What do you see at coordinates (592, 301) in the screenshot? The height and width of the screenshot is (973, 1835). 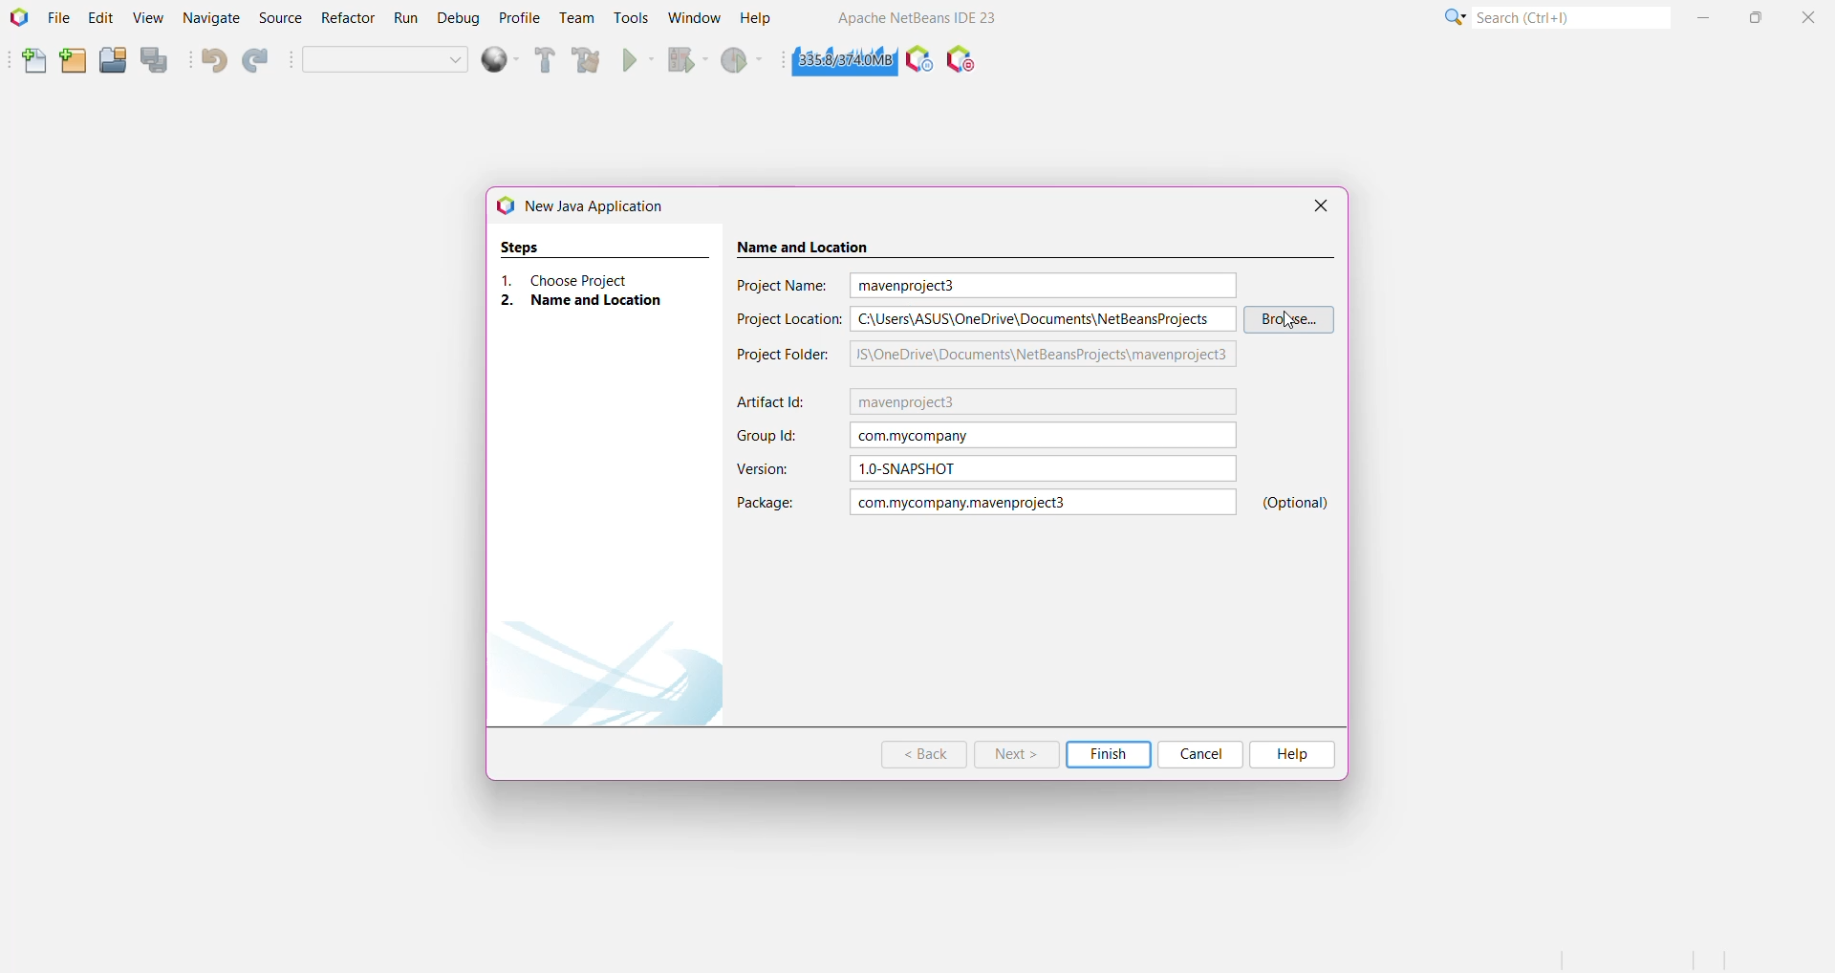 I see `Name and Location` at bounding box center [592, 301].